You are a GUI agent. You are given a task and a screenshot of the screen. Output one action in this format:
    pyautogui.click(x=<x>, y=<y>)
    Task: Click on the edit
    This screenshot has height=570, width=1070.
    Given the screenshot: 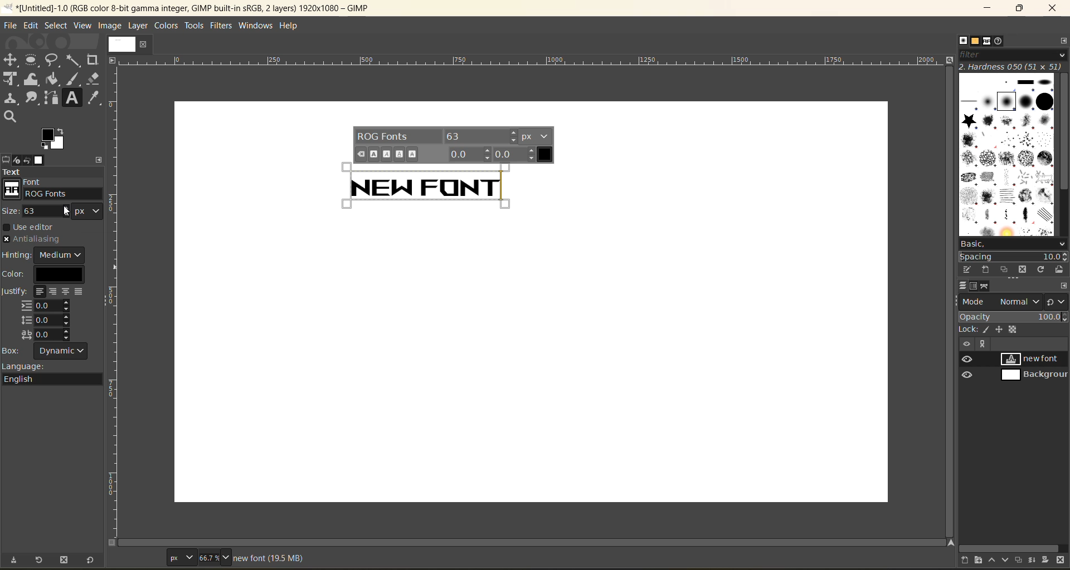 What is the action you would take?
    pyautogui.click(x=32, y=27)
    